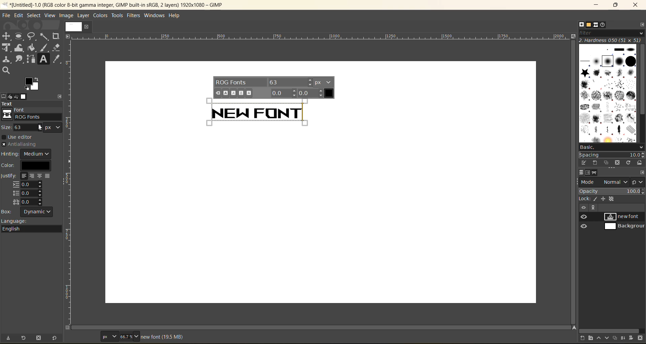 This screenshot has width=646, height=344. What do you see at coordinates (608, 92) in the screenshot?
I see `options` at bounding box center [608, 92].